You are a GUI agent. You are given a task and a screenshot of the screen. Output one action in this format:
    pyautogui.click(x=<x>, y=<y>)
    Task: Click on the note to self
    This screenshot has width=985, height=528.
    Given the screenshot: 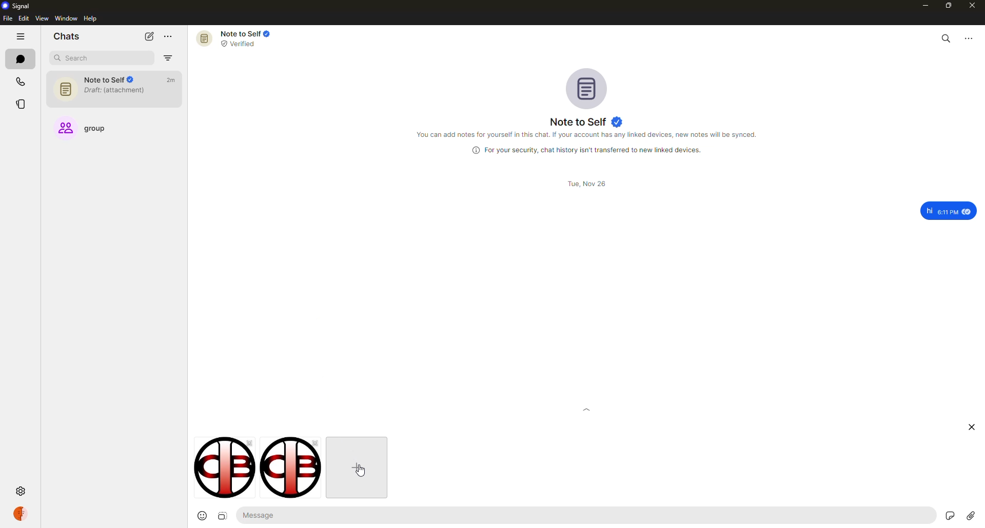 What is the action you would take?
    pyautogui.click(x=237, y=37)
    